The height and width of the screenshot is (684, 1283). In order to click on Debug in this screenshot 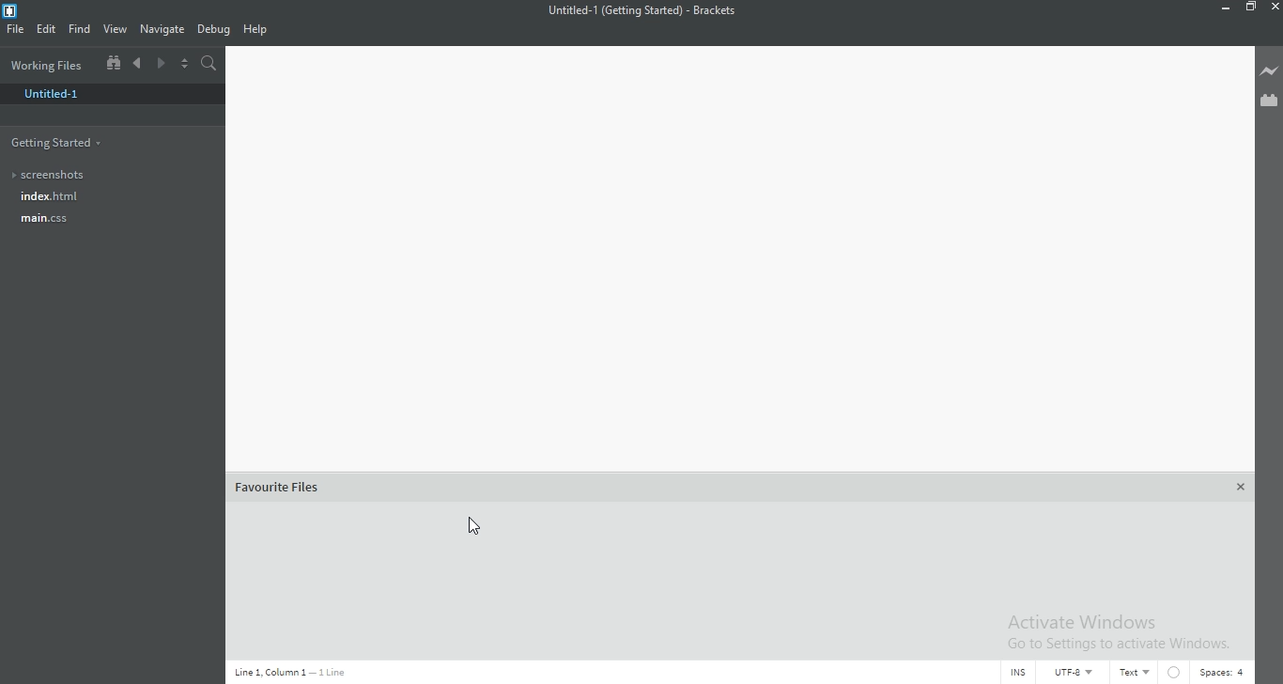, I will do `click(217, 30)`.